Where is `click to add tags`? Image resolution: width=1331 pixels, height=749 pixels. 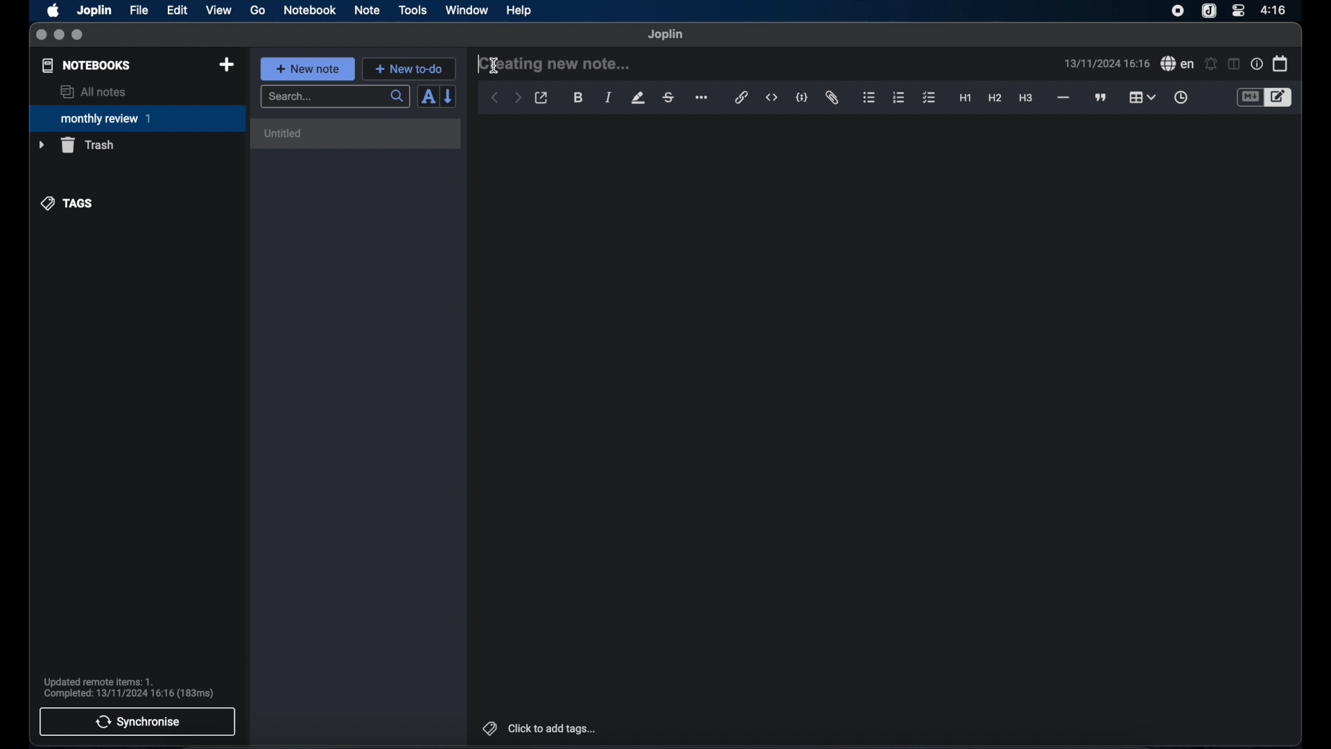 click to add tags is located at coordinates (541, 728).